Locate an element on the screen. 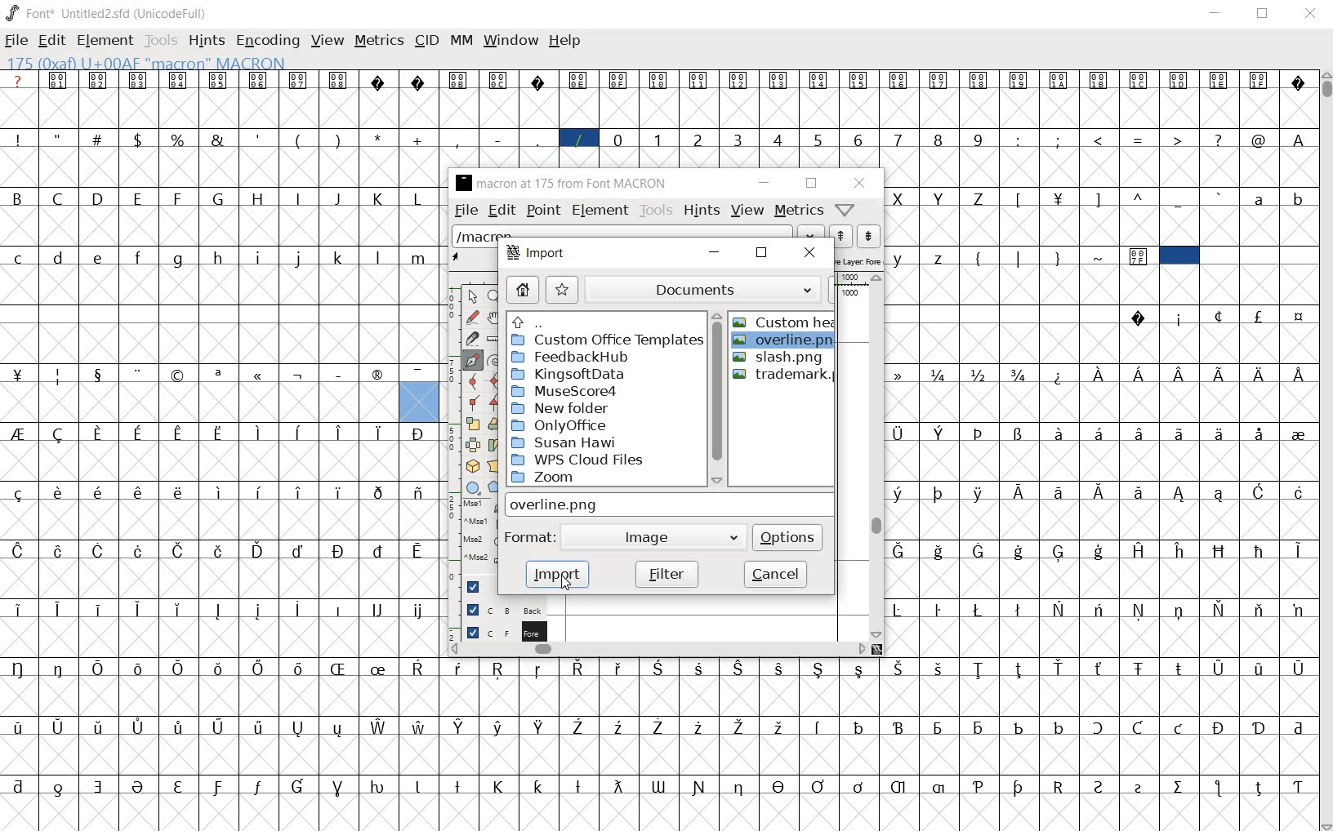 The image size is (1333, 831). - is located at coordinates (497, 139).